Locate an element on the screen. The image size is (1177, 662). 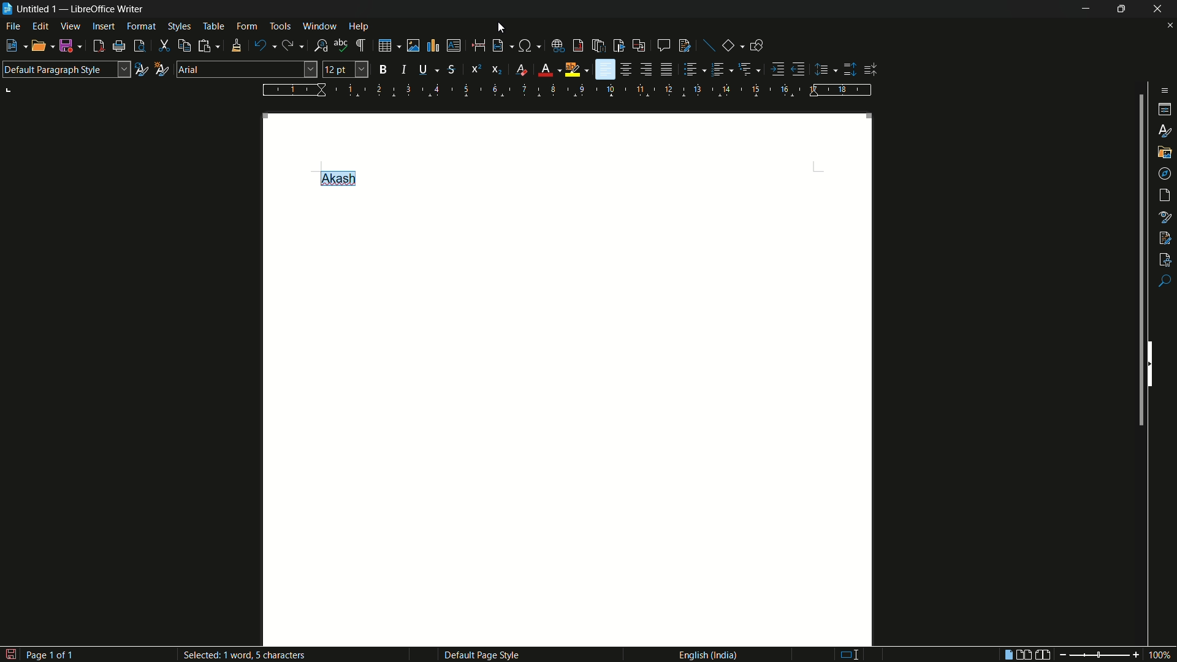
insert footnote is located at coordinates (579, 45).